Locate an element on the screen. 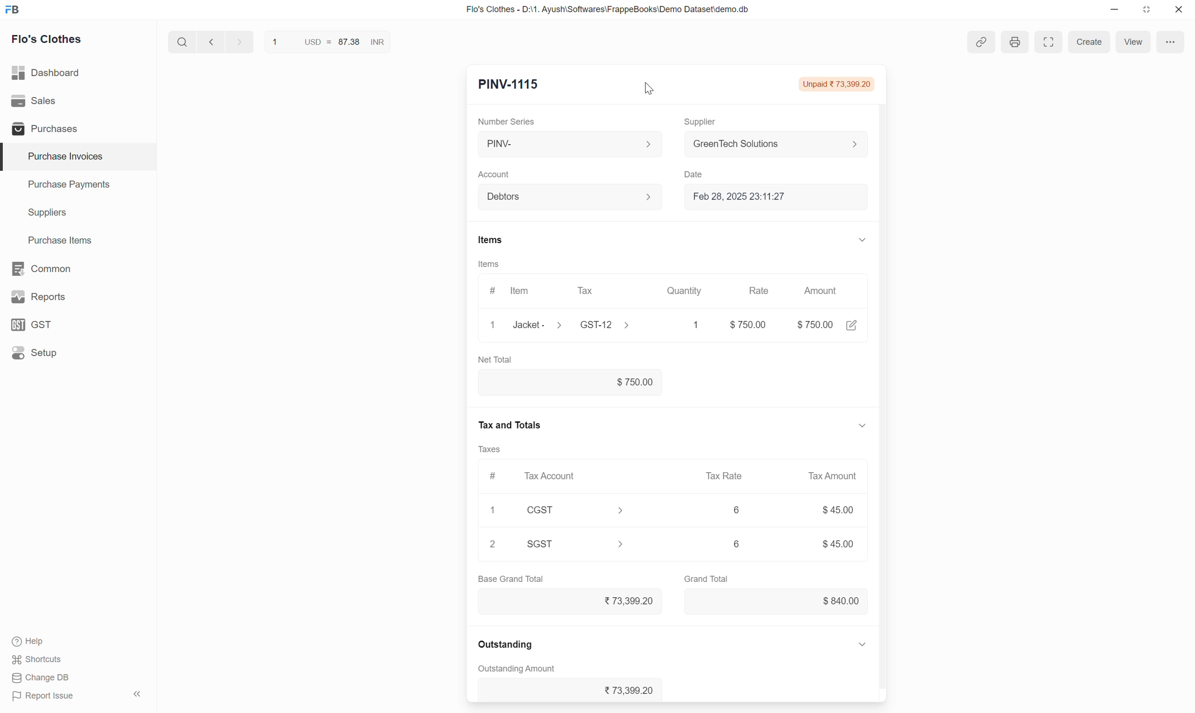 The height and width of the screenshot is (713, 1195). Net Total is located at coordinates (495, 359).